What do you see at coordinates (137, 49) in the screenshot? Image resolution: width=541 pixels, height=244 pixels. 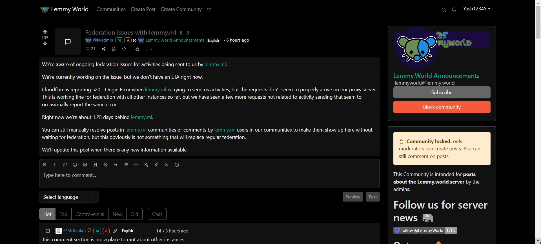 I see `Cross-Posts` at bounding box center [137, 49].